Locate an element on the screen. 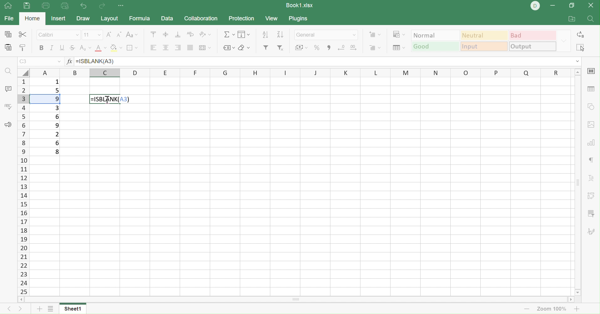 The width and height of the screenshot is (600, 314). Scroll left is located at coordinates (21, 299).